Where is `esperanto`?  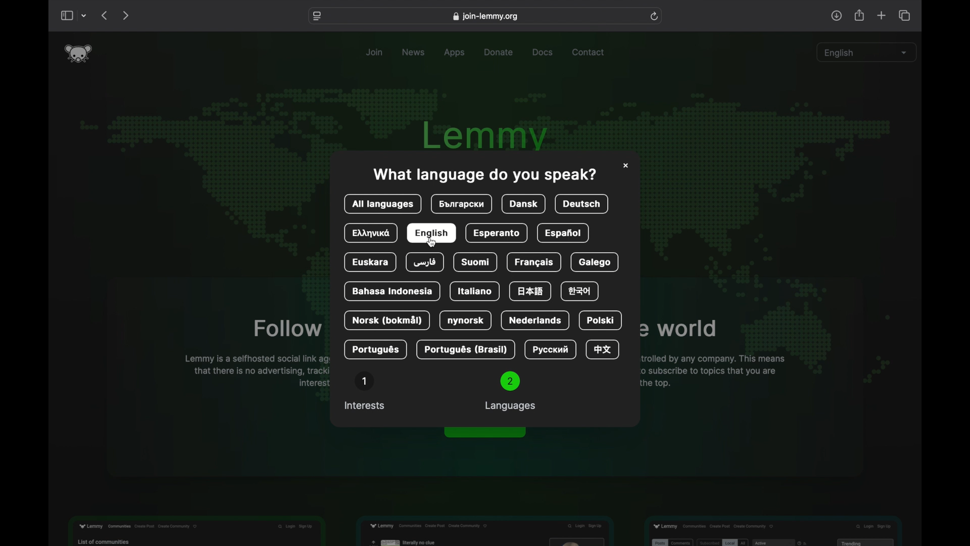
esperanto is located at coordinates (497, 234).